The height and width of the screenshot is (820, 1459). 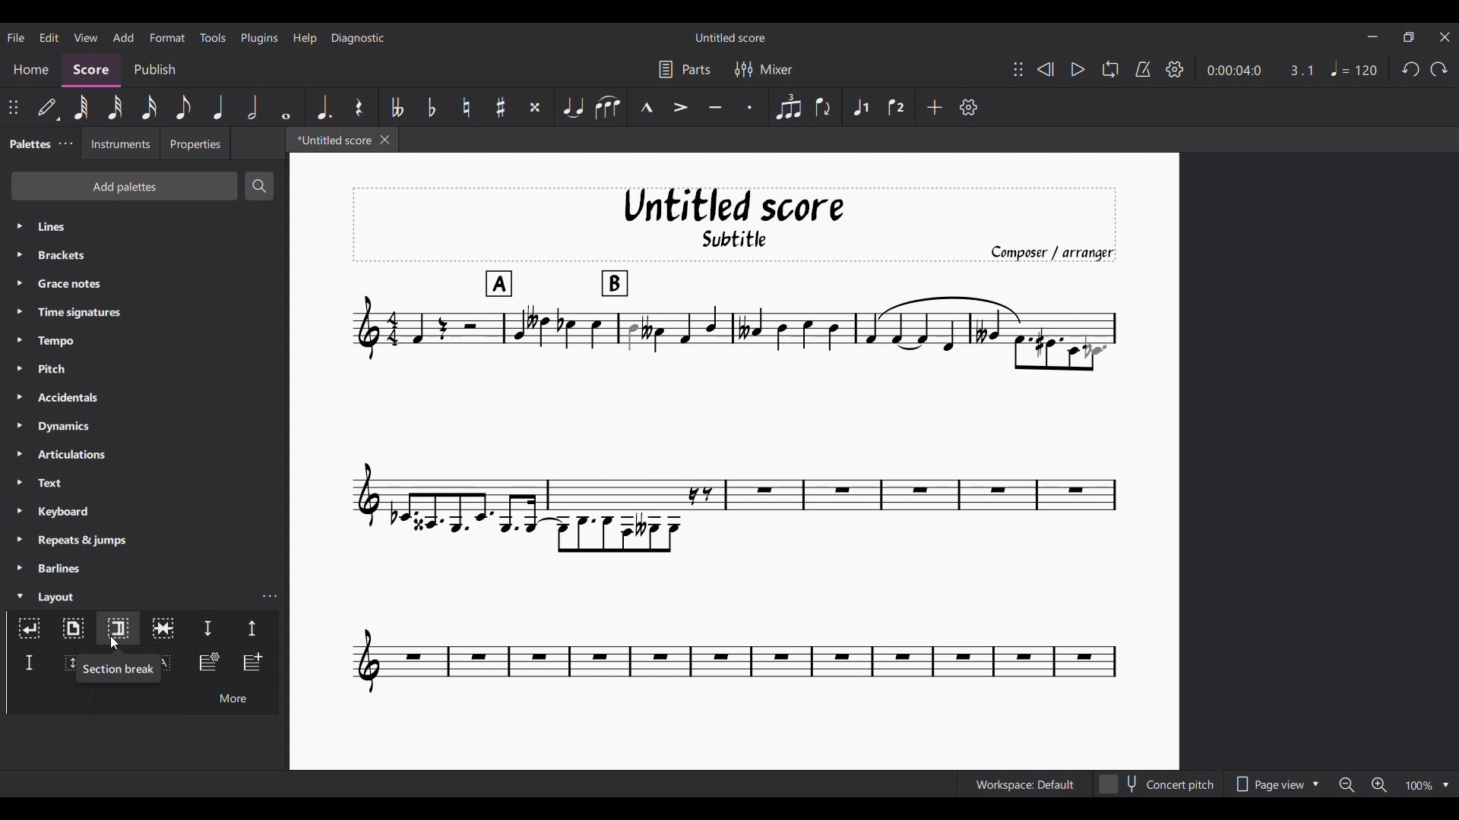 What do you see at coordinates (145, 312) in the screenshot?
I see `Time signatures` at bounding box center [145, 312].